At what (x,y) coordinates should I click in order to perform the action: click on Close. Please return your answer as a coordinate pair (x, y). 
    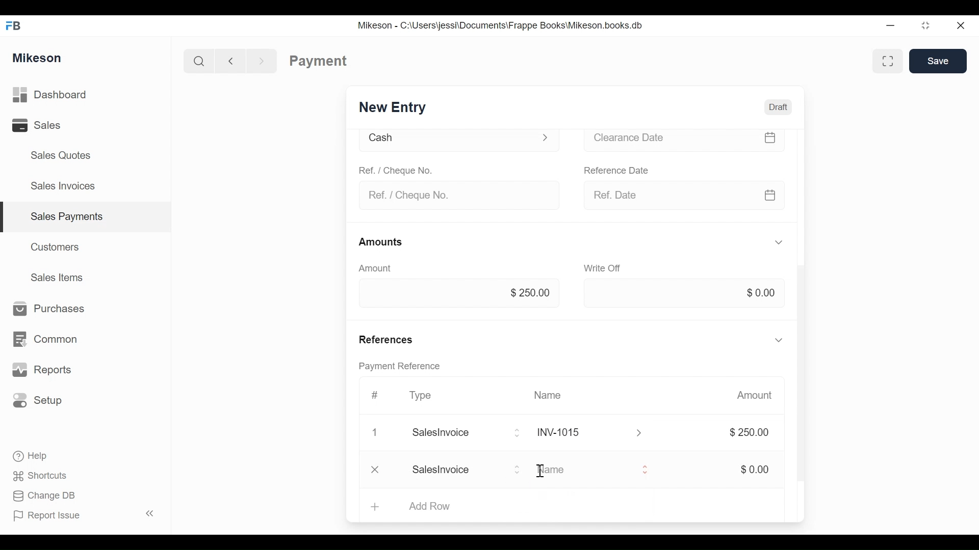
    Looking at the image, I should click on (375, 468).